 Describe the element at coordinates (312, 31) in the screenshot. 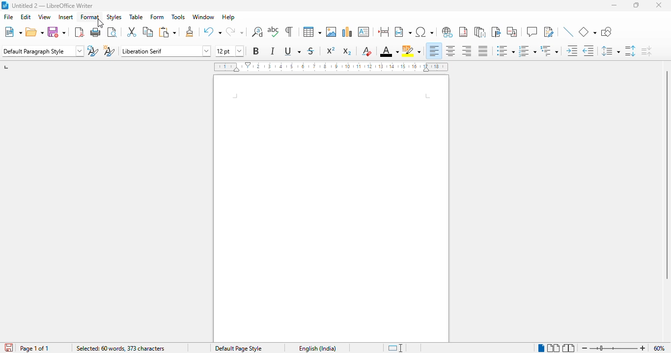

I see `table` at that location.